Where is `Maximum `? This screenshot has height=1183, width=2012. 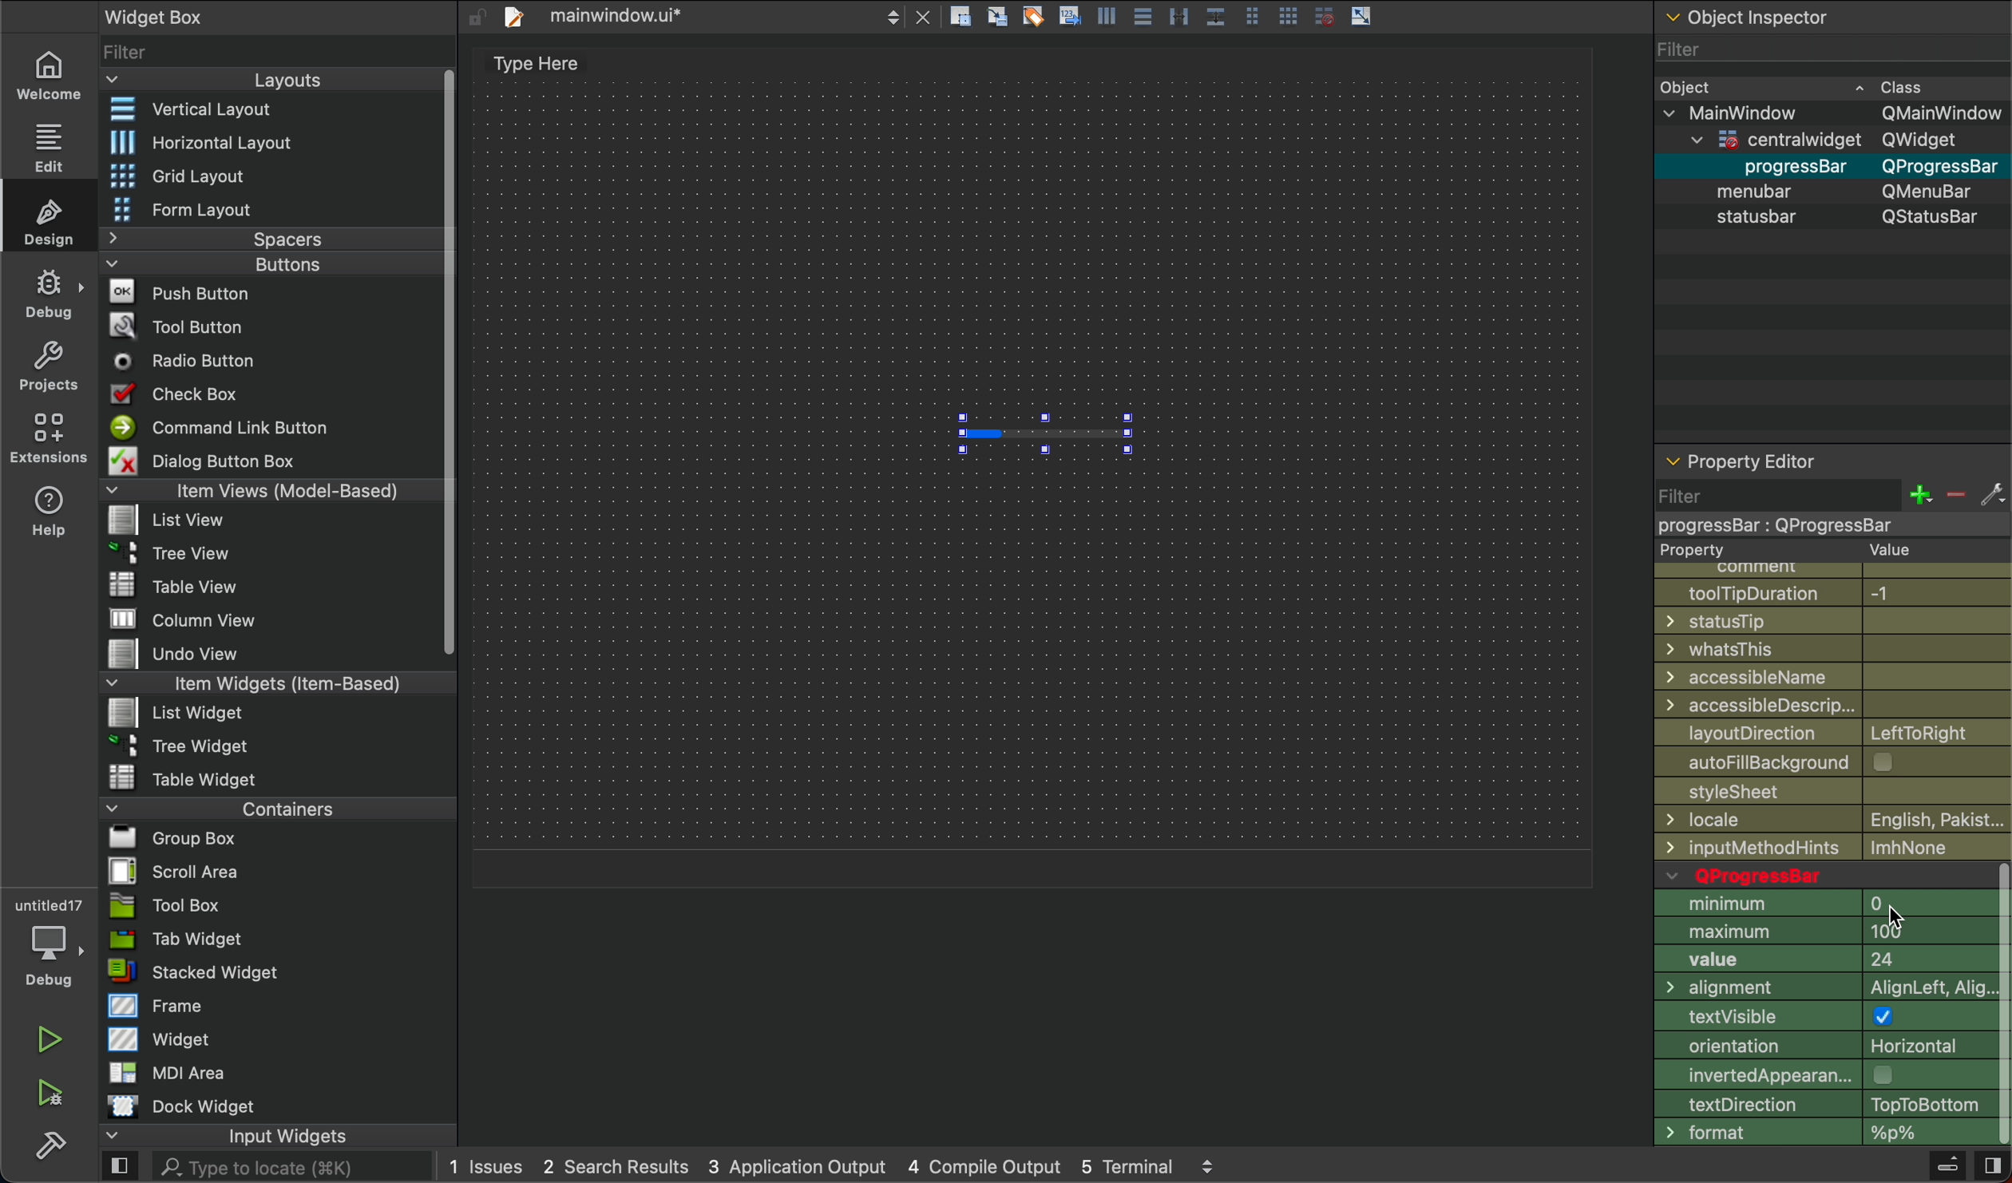
Maximum  is located at coordinates (1821, 932).